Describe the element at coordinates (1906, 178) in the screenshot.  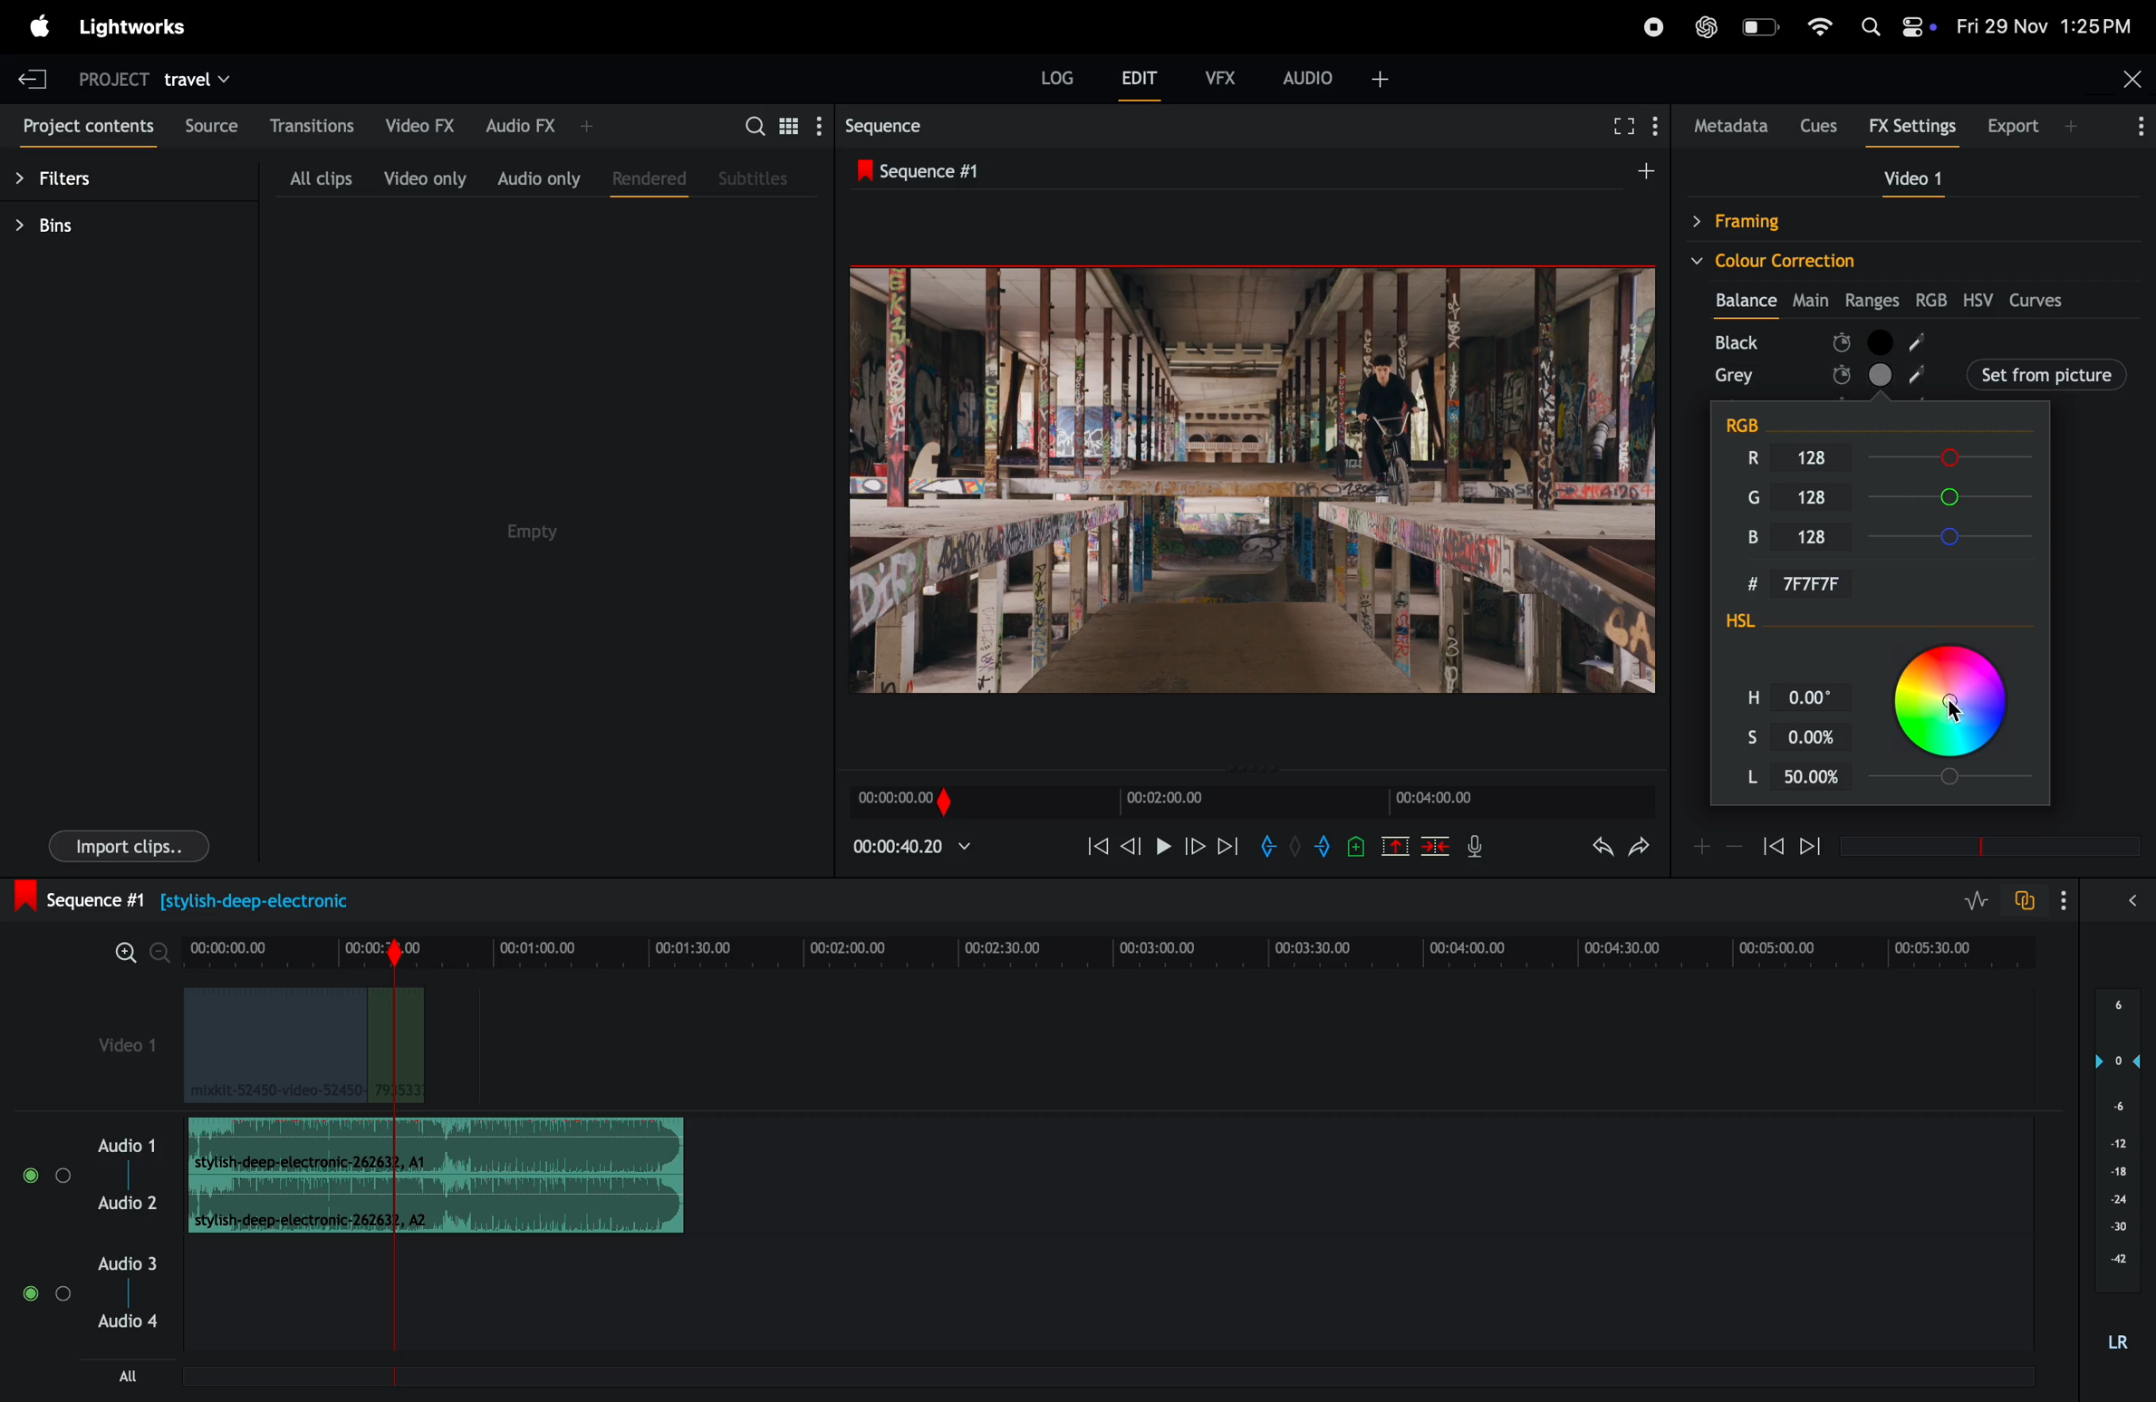
I see `video 1` at that location.